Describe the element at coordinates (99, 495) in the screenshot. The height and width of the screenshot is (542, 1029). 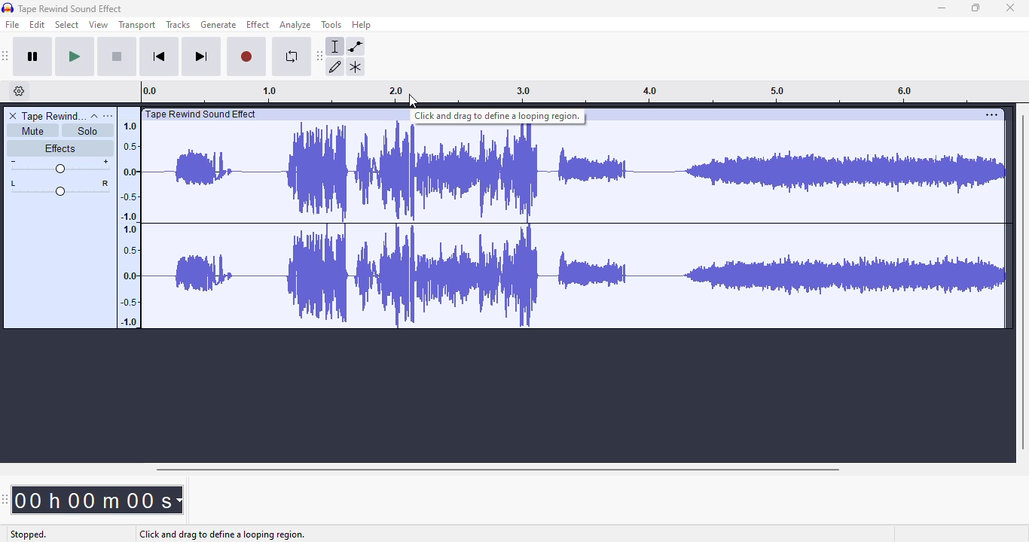
I see `00h 00 m 00 s` at that location.